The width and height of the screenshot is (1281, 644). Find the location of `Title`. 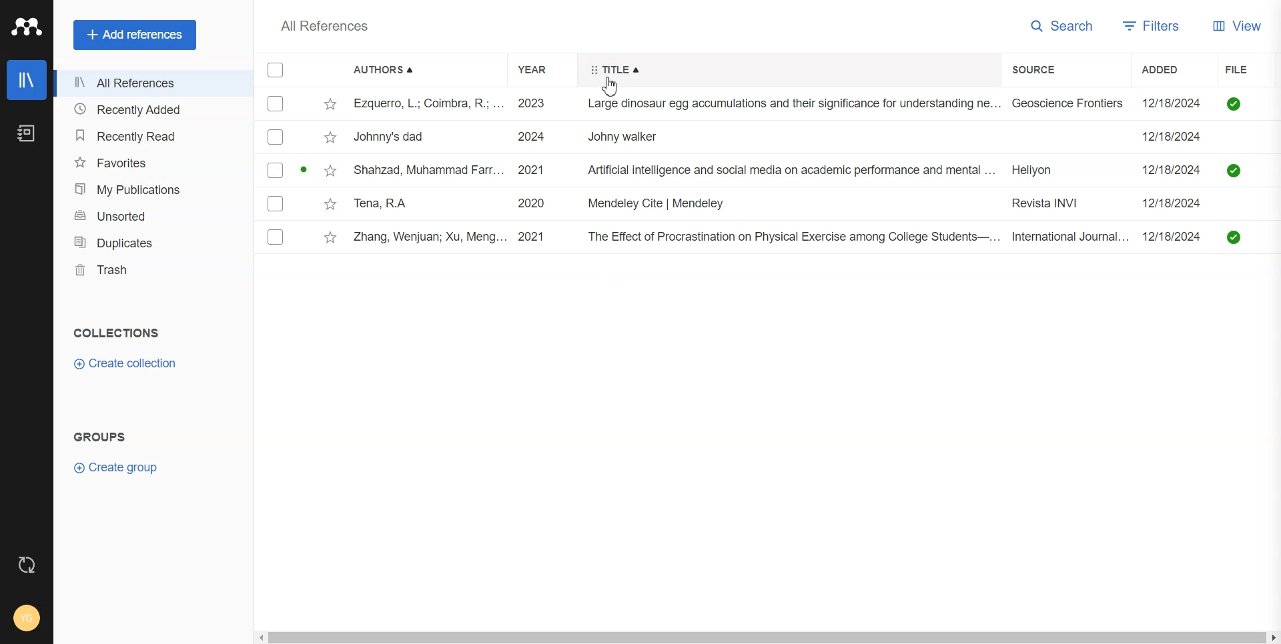

Title is located at coordinates (615, 70).